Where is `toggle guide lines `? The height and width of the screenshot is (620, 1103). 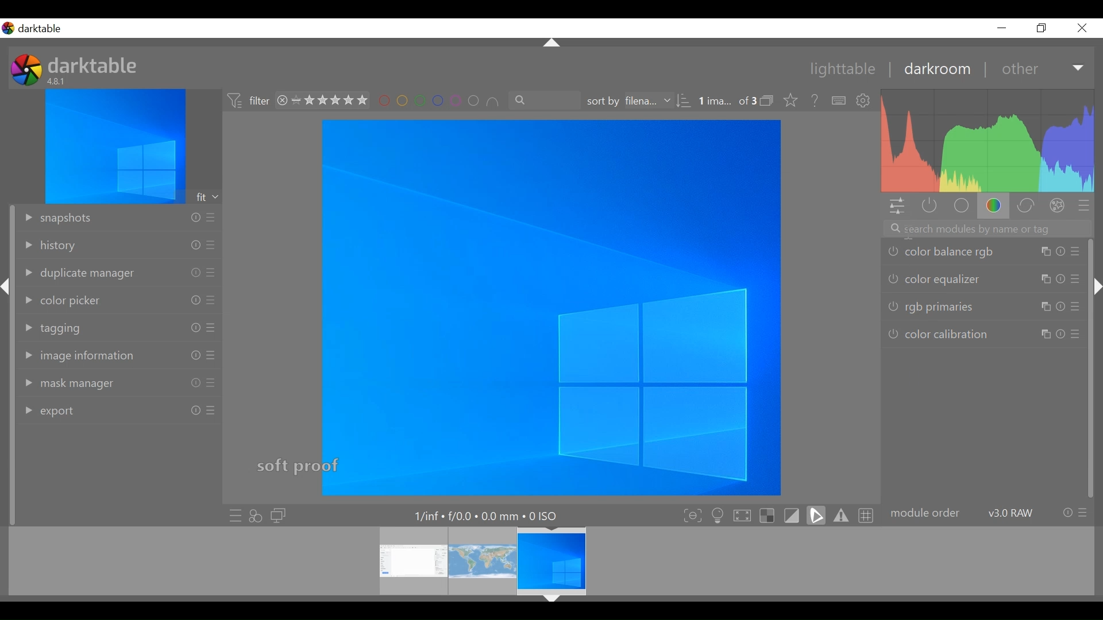 toggle guide lines  is located at coordinates (867, 516).